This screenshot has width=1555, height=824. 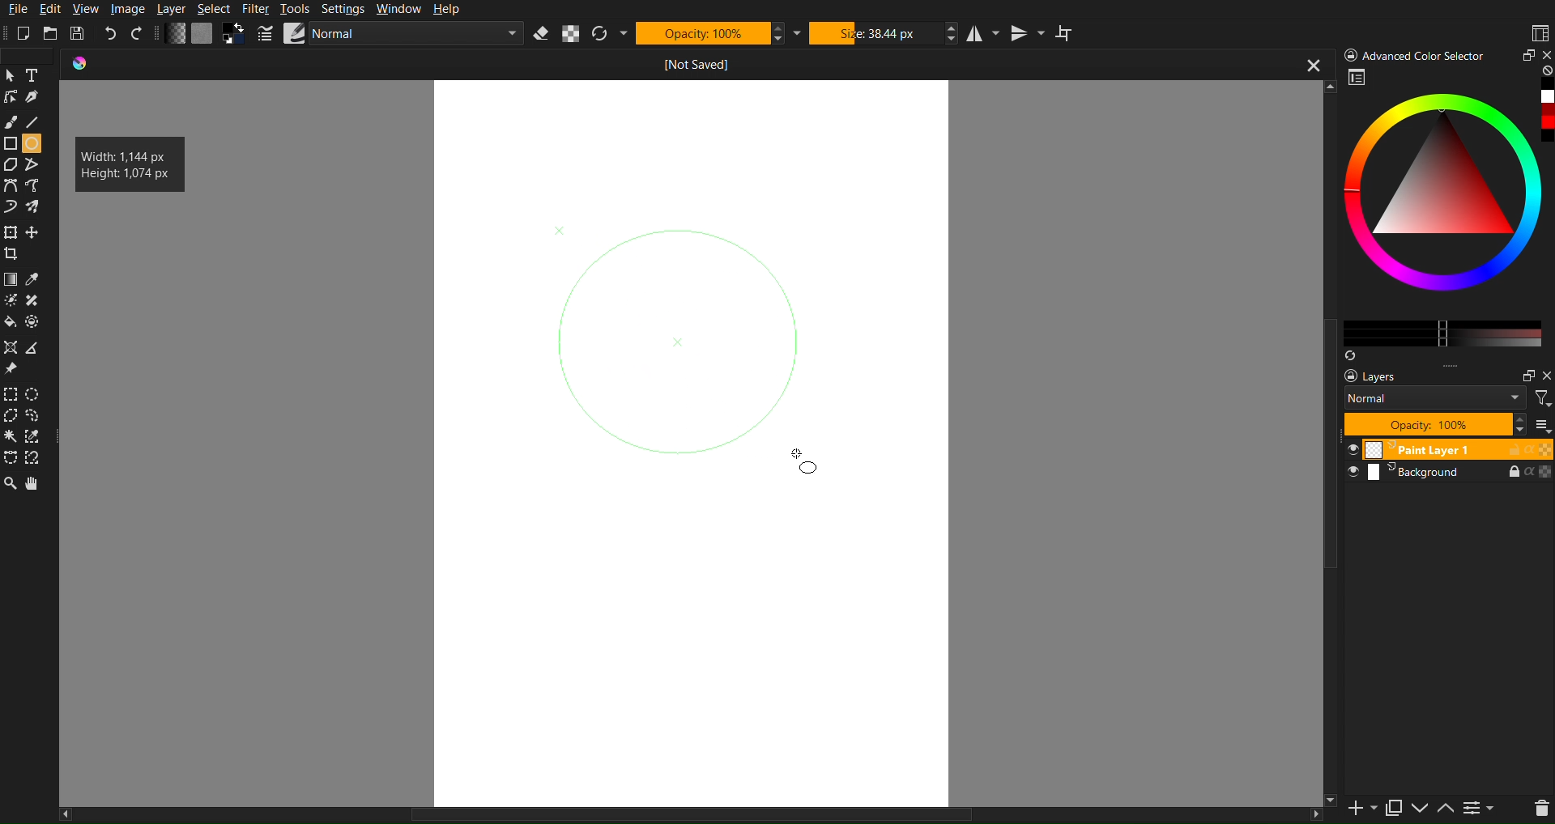 I want to click on Opacity, so click(x=702, y=34).